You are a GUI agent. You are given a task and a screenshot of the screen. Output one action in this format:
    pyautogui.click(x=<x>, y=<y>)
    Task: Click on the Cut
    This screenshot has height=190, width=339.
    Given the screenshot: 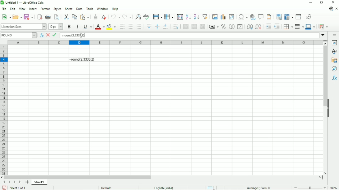 What is the action you would take?
    pyautogui.click(x=66, y=17)
    